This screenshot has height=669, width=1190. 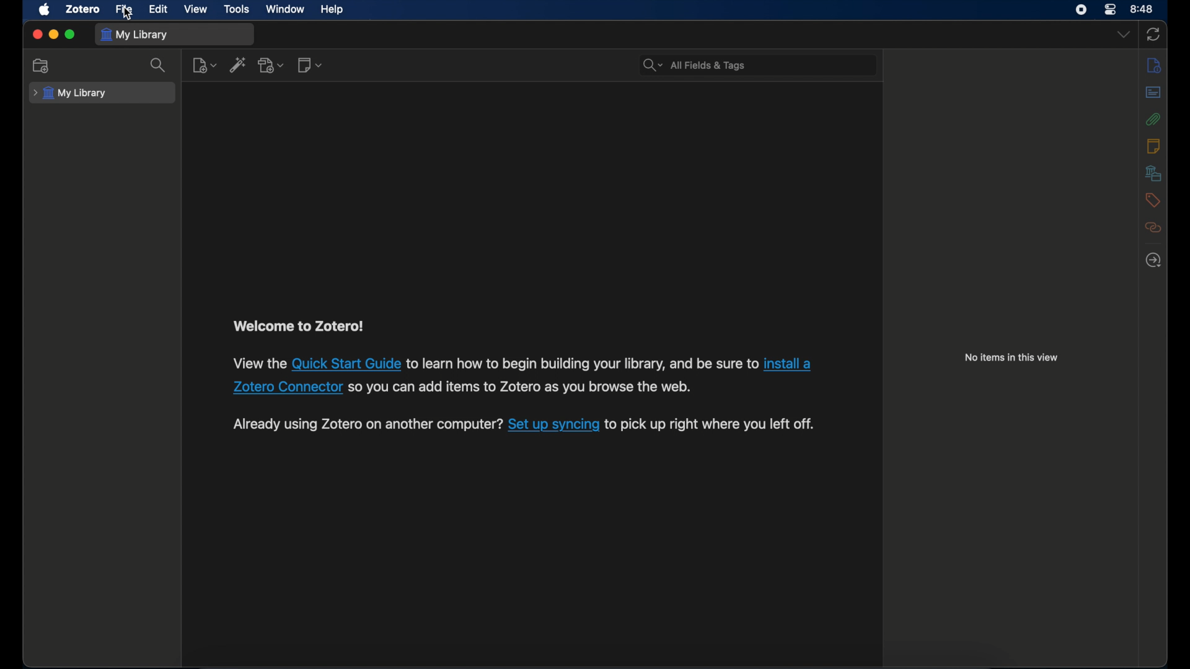 What do you see at coordinates (583, 364) in the screenshot?
I see `software information` at bounding box center [583, 364].